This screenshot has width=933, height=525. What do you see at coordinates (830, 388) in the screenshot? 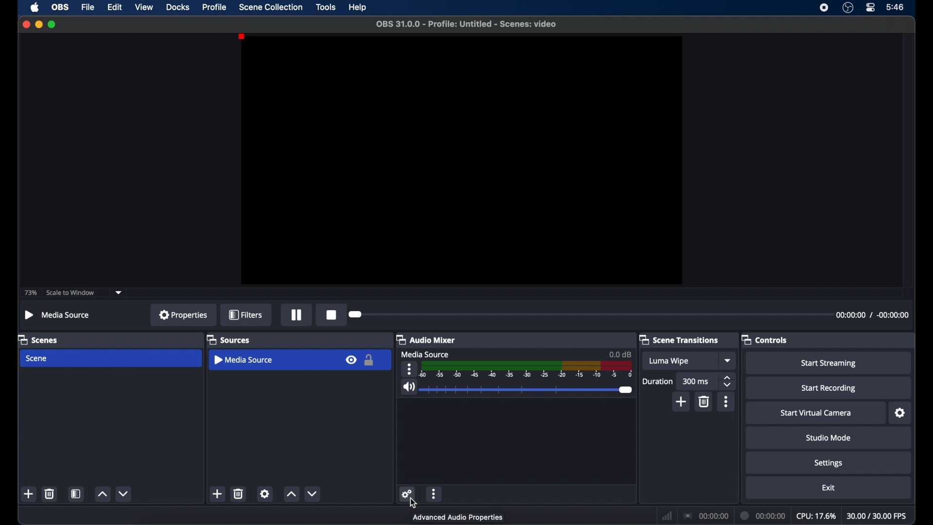
I see `start recording` at bounding box center [830, 388].